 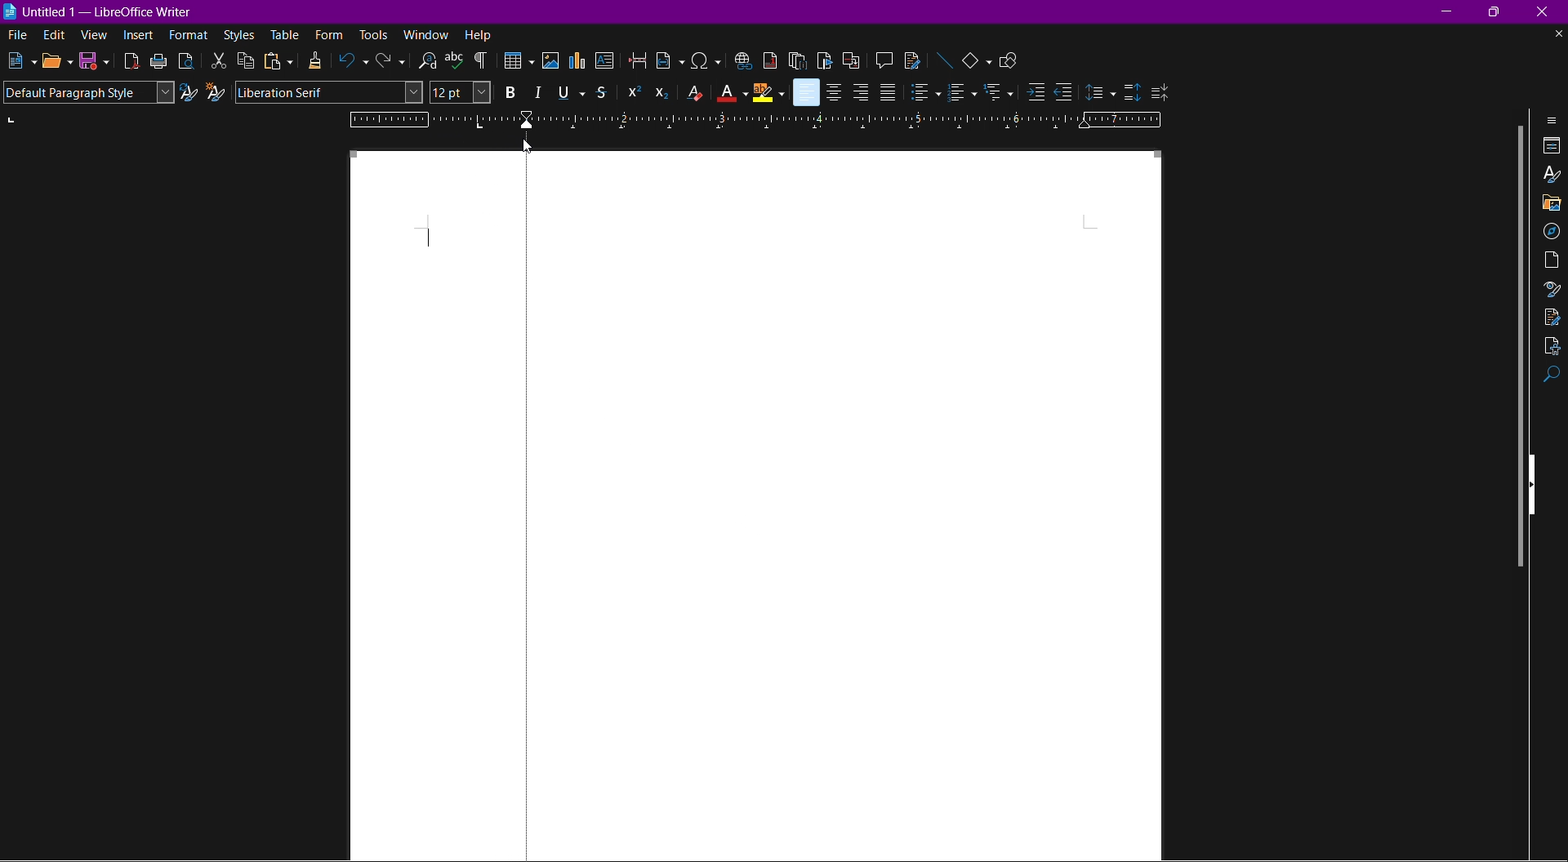 I want to click on scale, so click(x=423, y=120).